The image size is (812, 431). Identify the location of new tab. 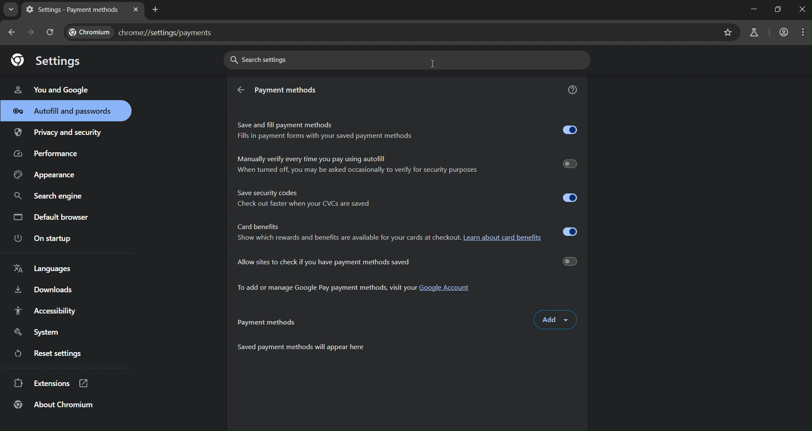
(157, 9).